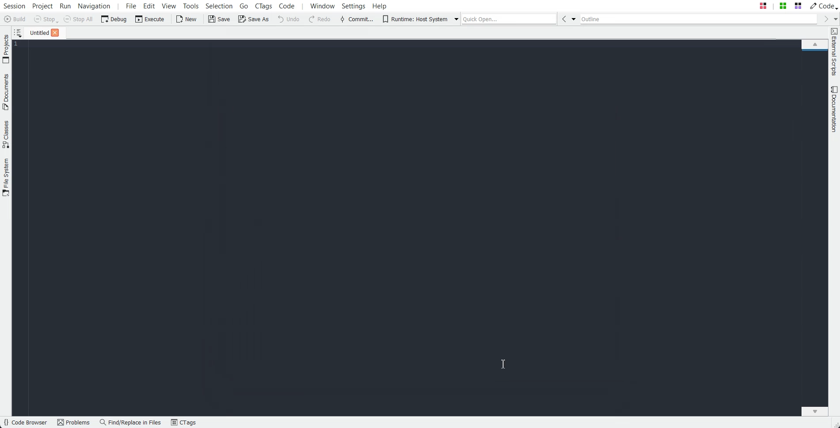 The width and height of the screenshot is (840, 428). I want to click on Documentation, so click(835, 109).